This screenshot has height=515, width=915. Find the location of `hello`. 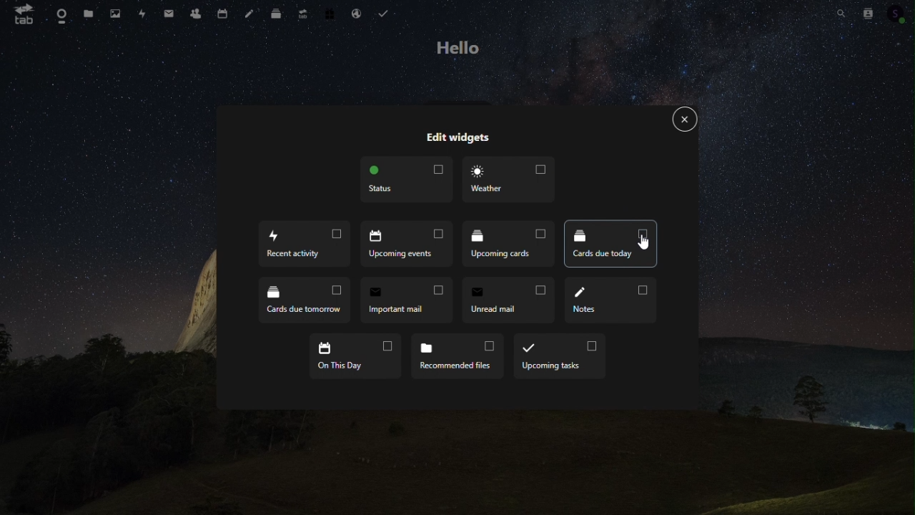

hello is located at coordinates (461, 48).